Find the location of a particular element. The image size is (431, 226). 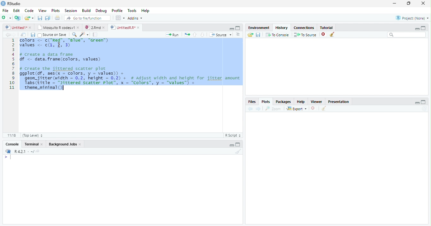

Background Jobs is located at coordinates (62, 144).